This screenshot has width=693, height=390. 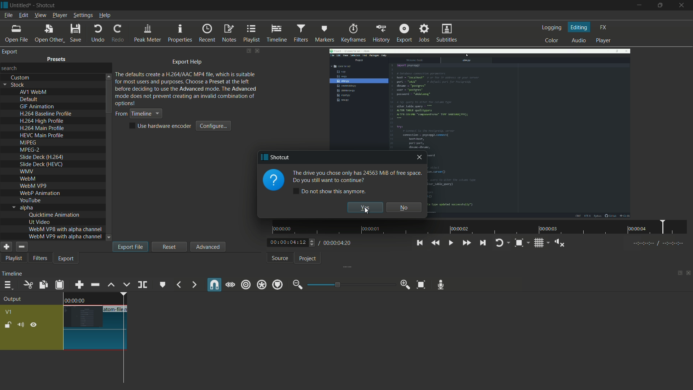 What do you see at coordinates (60, 286) in the screenshot?
I see `paste` at bounding box center [60, 286].